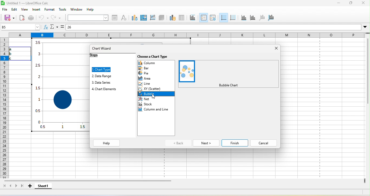 This screenshot has height=196, width=370. What do you see at coordinates (25, 11) in the screenshot?
I see `view` at bounding box center [25, 11].